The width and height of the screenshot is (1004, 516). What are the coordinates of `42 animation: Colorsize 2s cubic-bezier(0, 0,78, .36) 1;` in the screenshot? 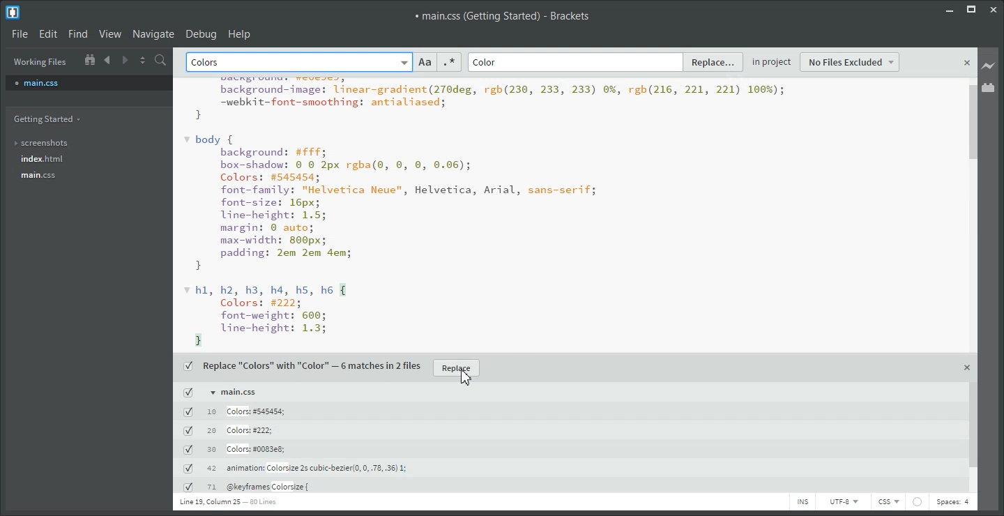 It's located at (294, 468).